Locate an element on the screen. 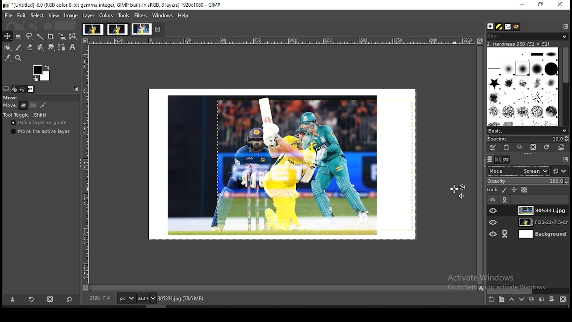  free selection tool is located at coordinates (30, 36).